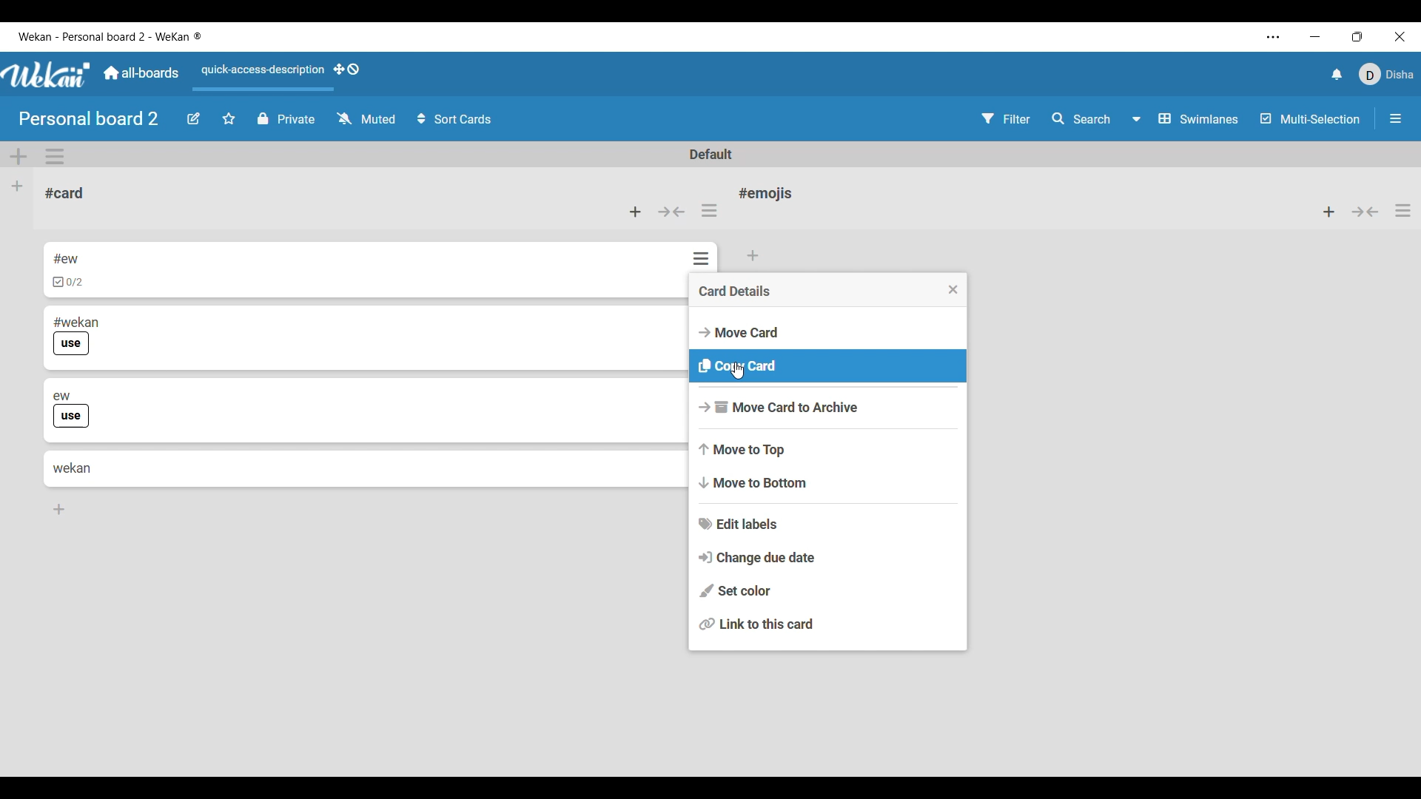 The height and width of the screenshot is (799, 1421). What do you see at coordinates (163, 390) in the screenshot?
I see `Card 3` at bounding box center [163, 390].